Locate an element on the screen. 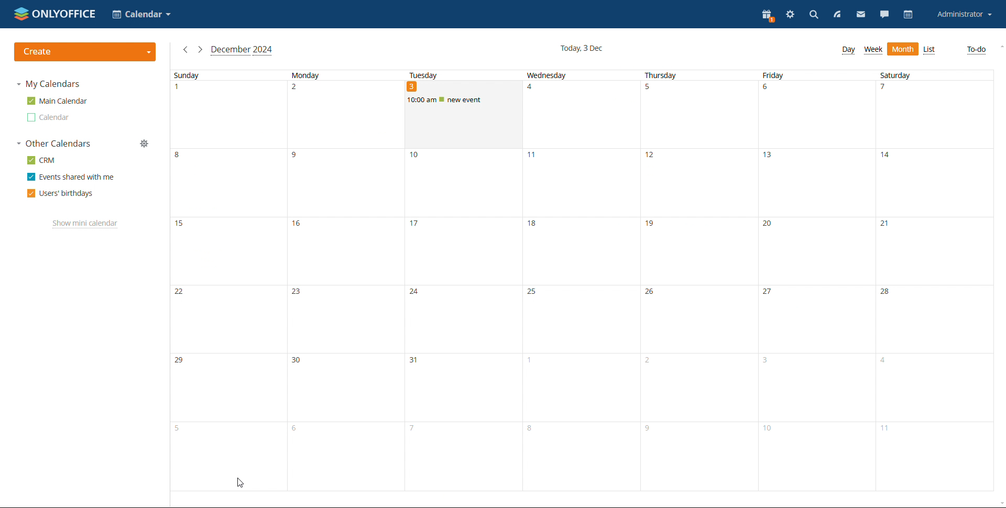  Tuesday is located at coordinates (461, 75).